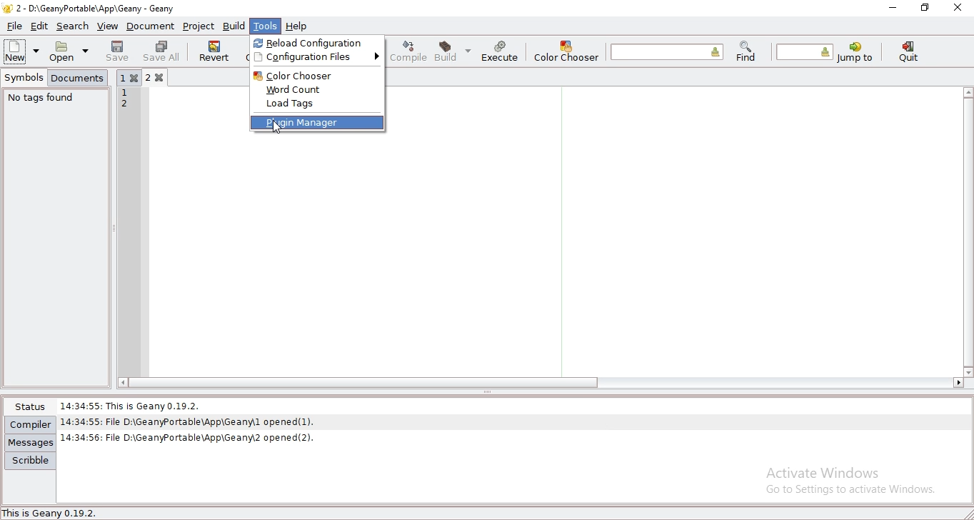 The width and height of the screenshot is (974, 520). Describe the element at coordinates (277, 129) in the screenshot. I see `cursor` at that location.